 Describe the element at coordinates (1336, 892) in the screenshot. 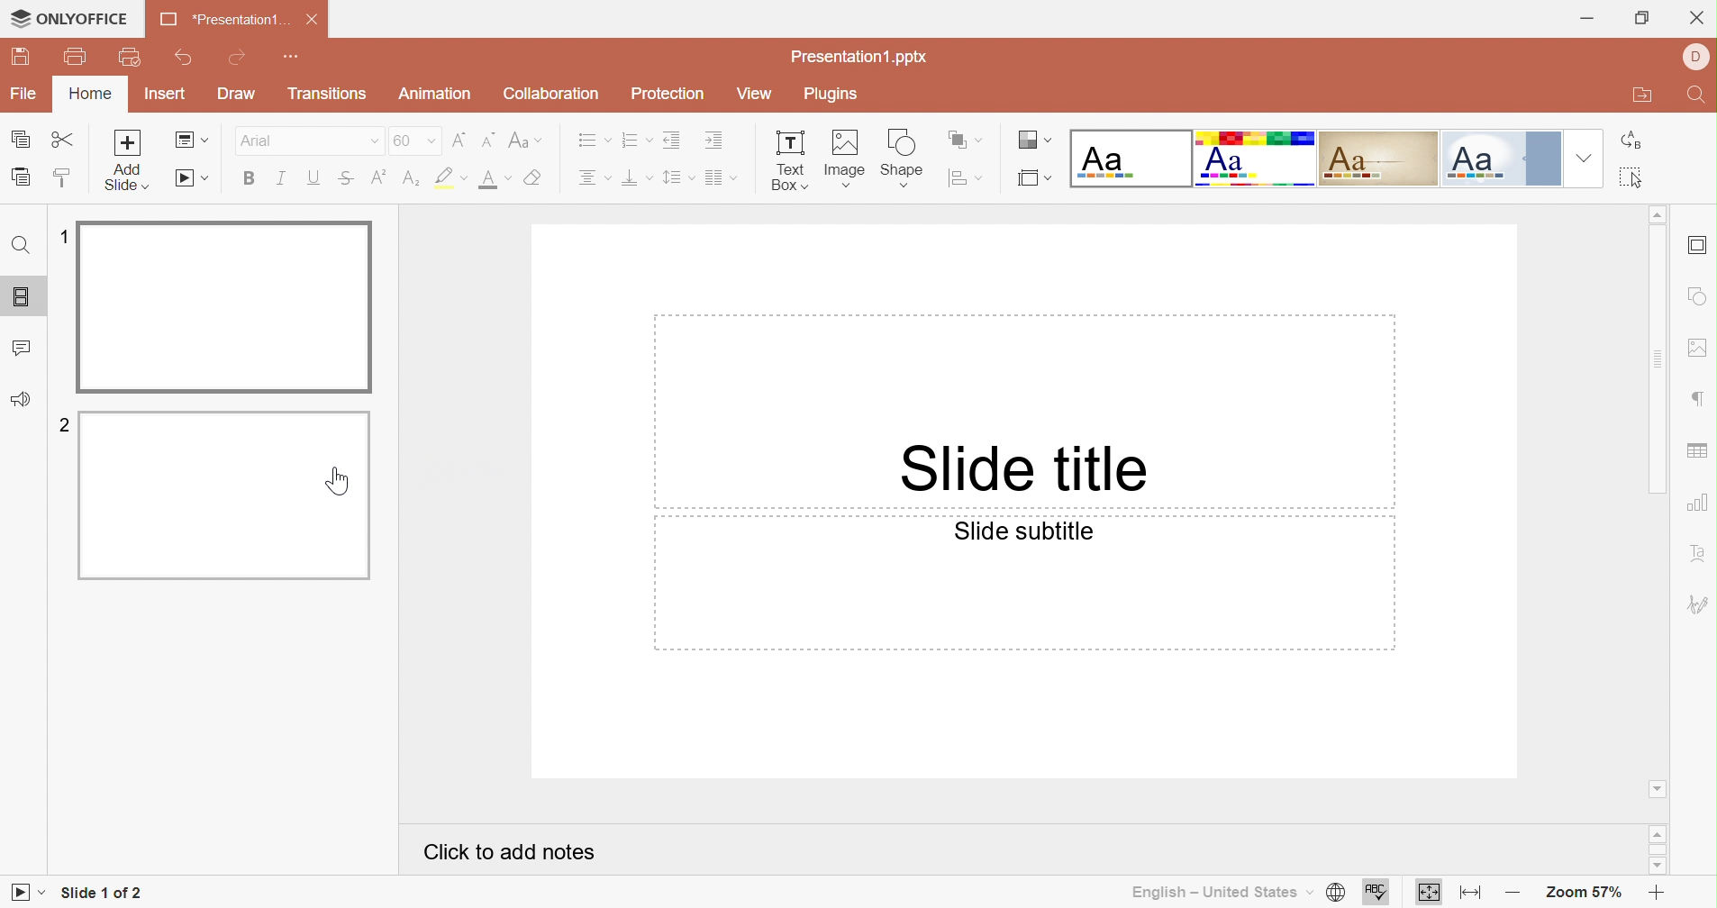

I see `Set document language` at that location.